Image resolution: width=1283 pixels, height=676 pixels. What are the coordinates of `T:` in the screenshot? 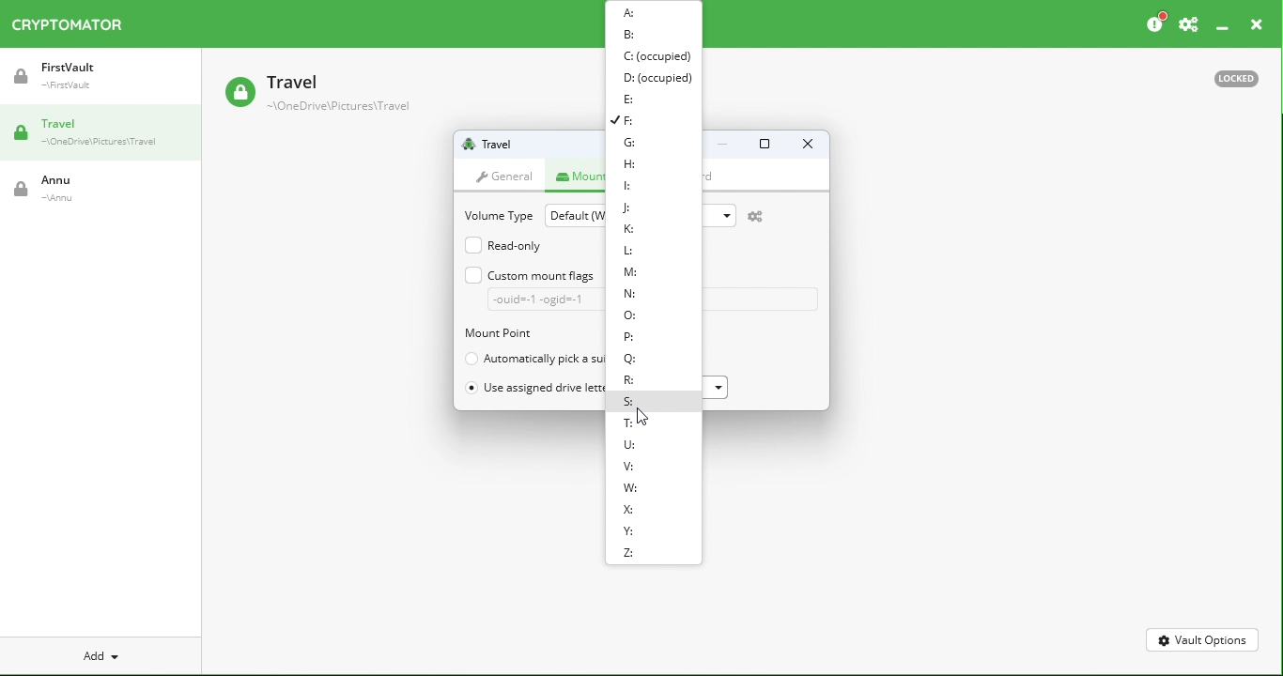 It's located at (628, 423).